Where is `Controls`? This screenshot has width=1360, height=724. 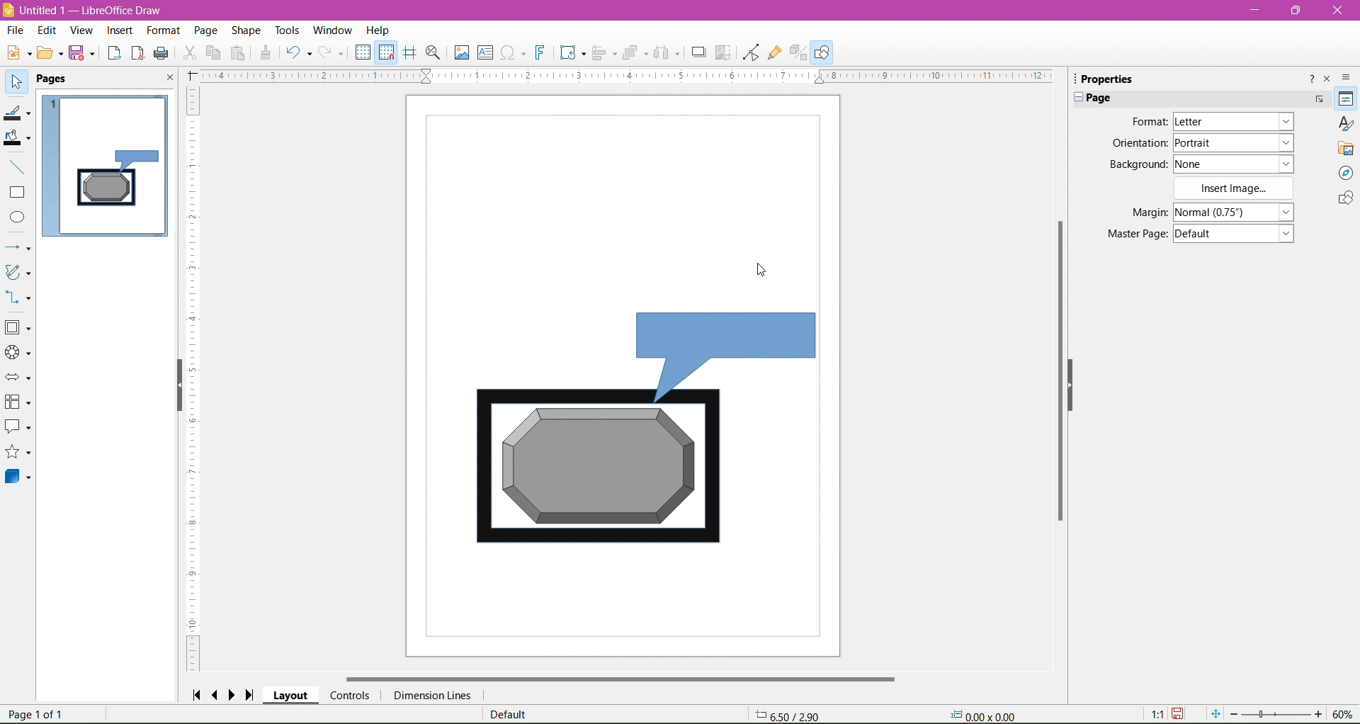
Controls is located at coordinates (350, 695).